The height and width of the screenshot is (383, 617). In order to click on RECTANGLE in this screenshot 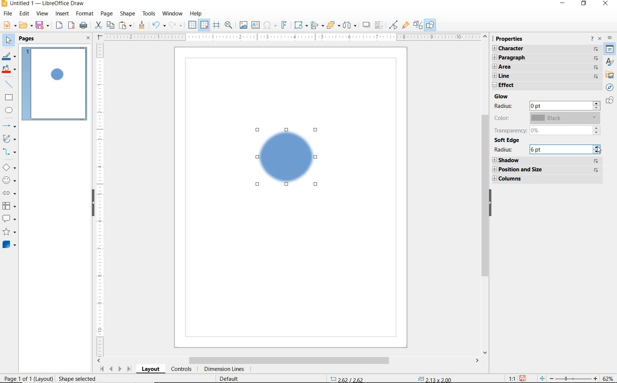, I will do `click(10, 98)`.